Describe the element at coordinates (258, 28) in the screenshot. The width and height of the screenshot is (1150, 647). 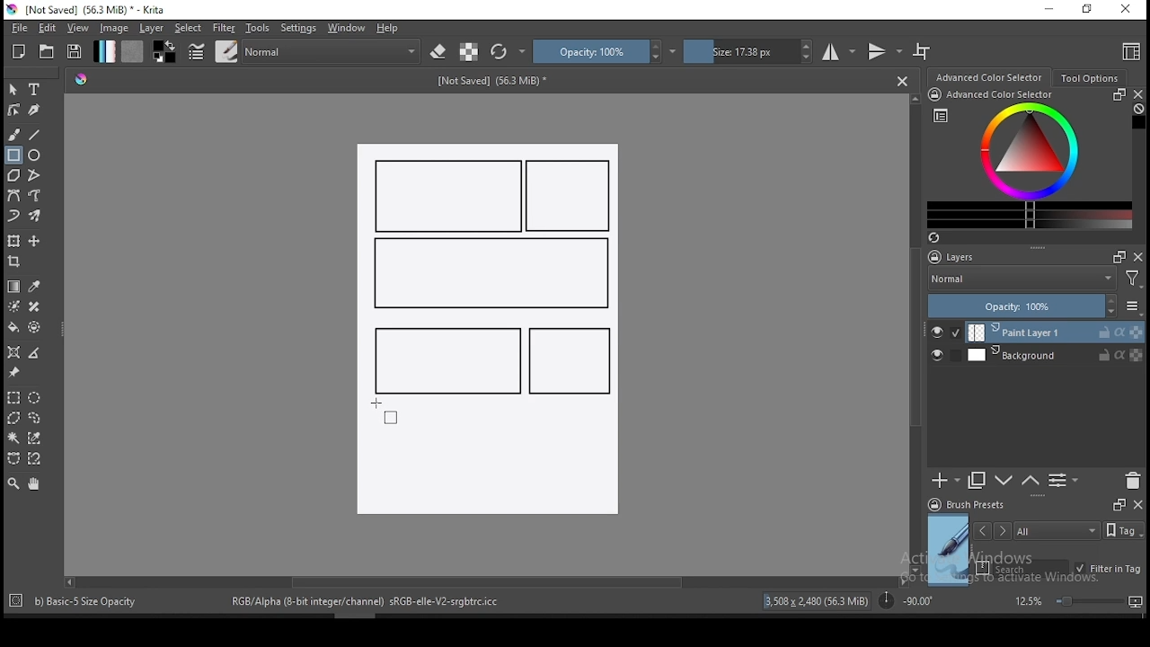
I see `tools` at that location.